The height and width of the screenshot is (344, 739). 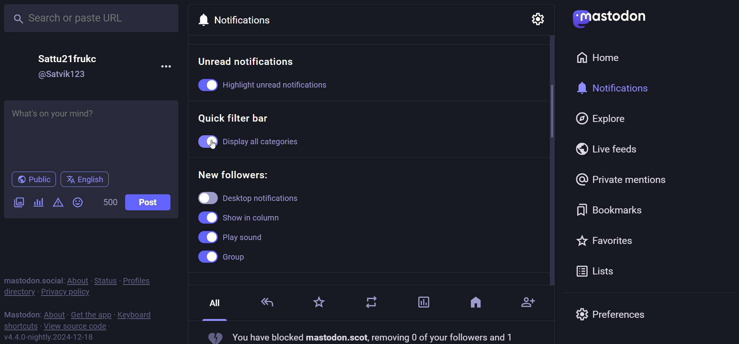 What do you see at coordinates (220, 144) in the screenshot?
I see `cursor` at bounding box center [220, 144].